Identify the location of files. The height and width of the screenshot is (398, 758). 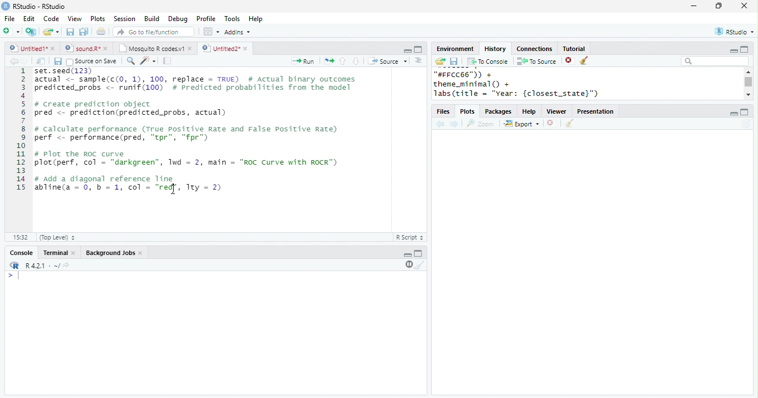
(444, 112).